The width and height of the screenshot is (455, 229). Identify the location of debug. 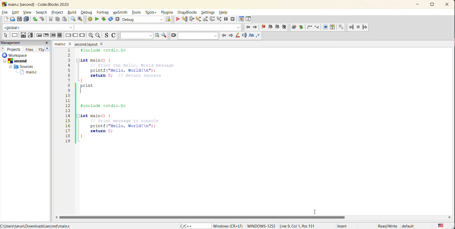
(178, 19).